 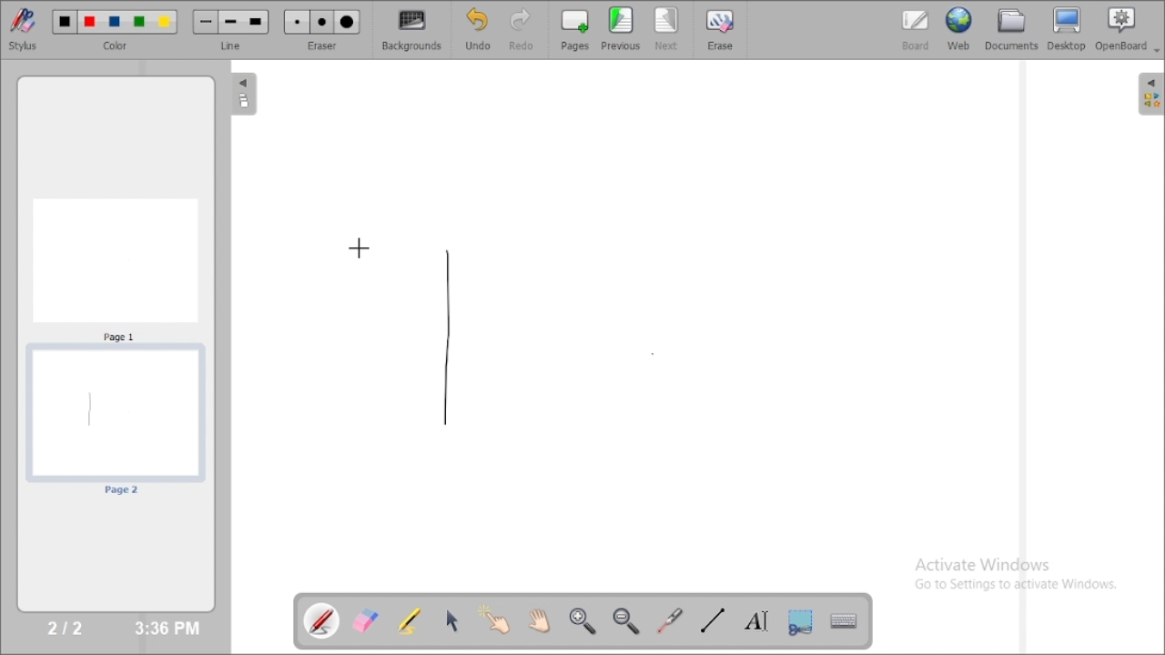 I want to click on previous, so click(x=621, y=28).